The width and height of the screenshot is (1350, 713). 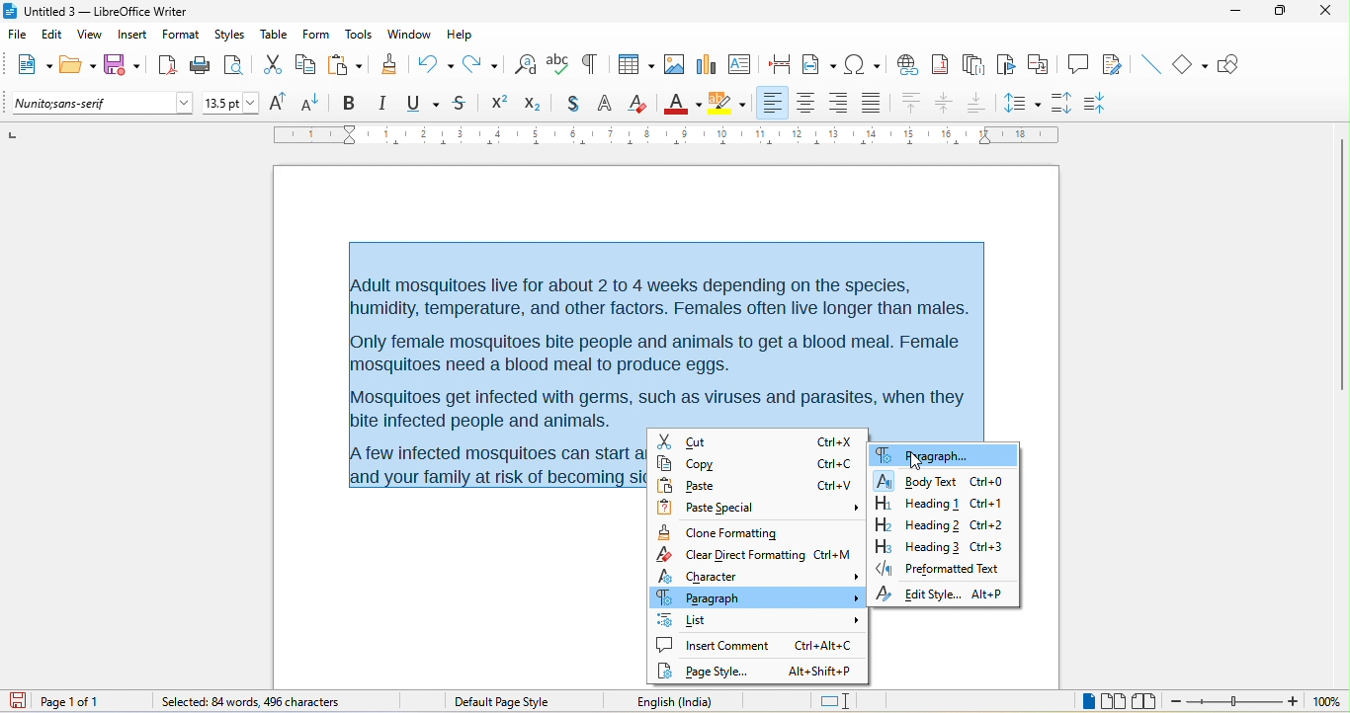 I want to click on special character, so click(x=862, y=63).